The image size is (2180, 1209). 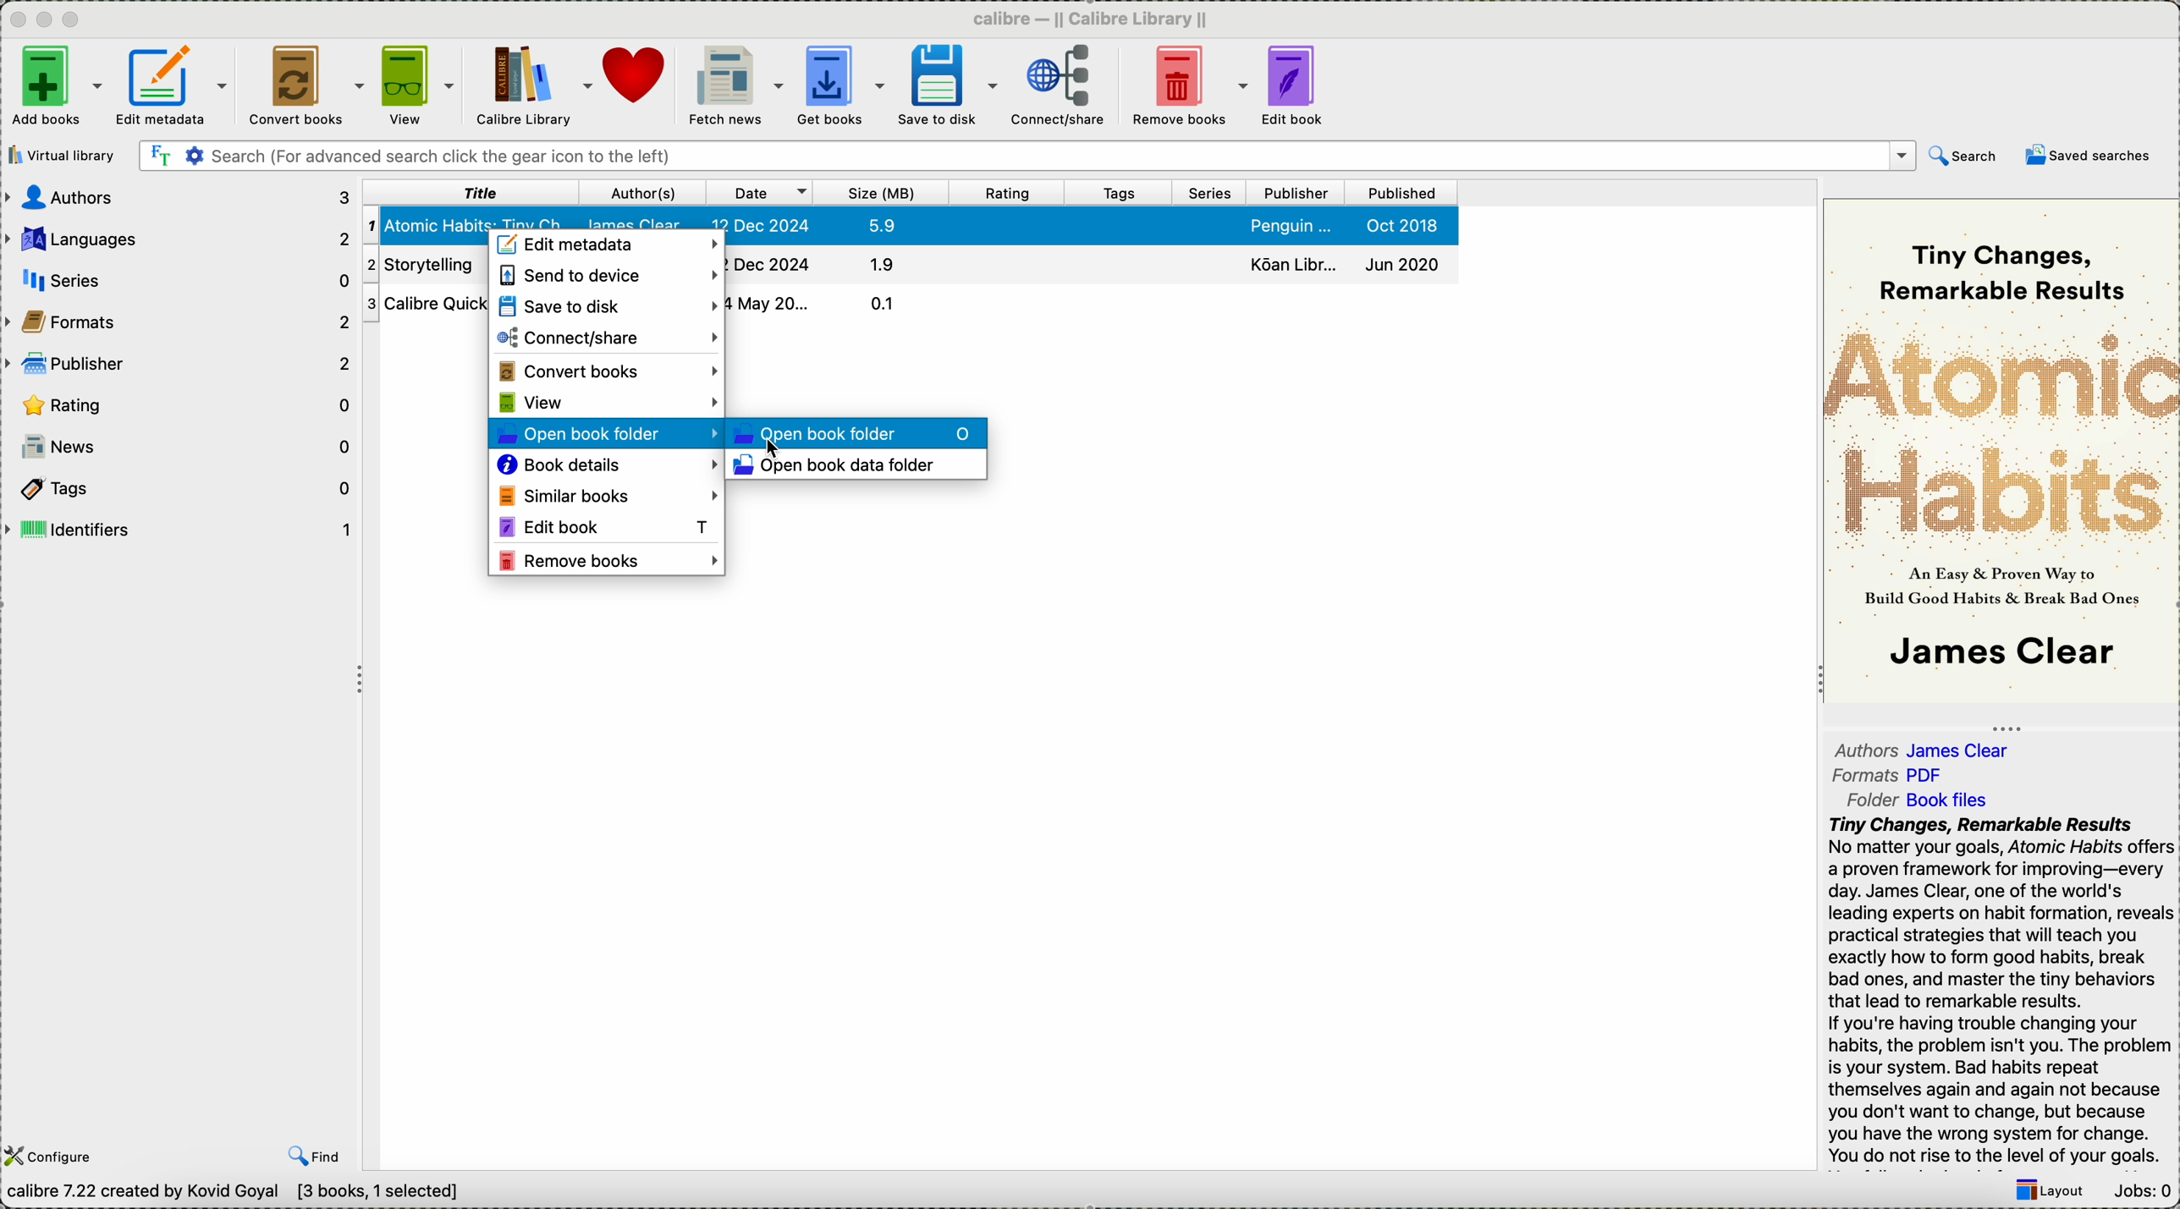 What do you see at coordinates (65, 155) in the screenshot?
I see `virtual library` at bounding box center [65, 155].